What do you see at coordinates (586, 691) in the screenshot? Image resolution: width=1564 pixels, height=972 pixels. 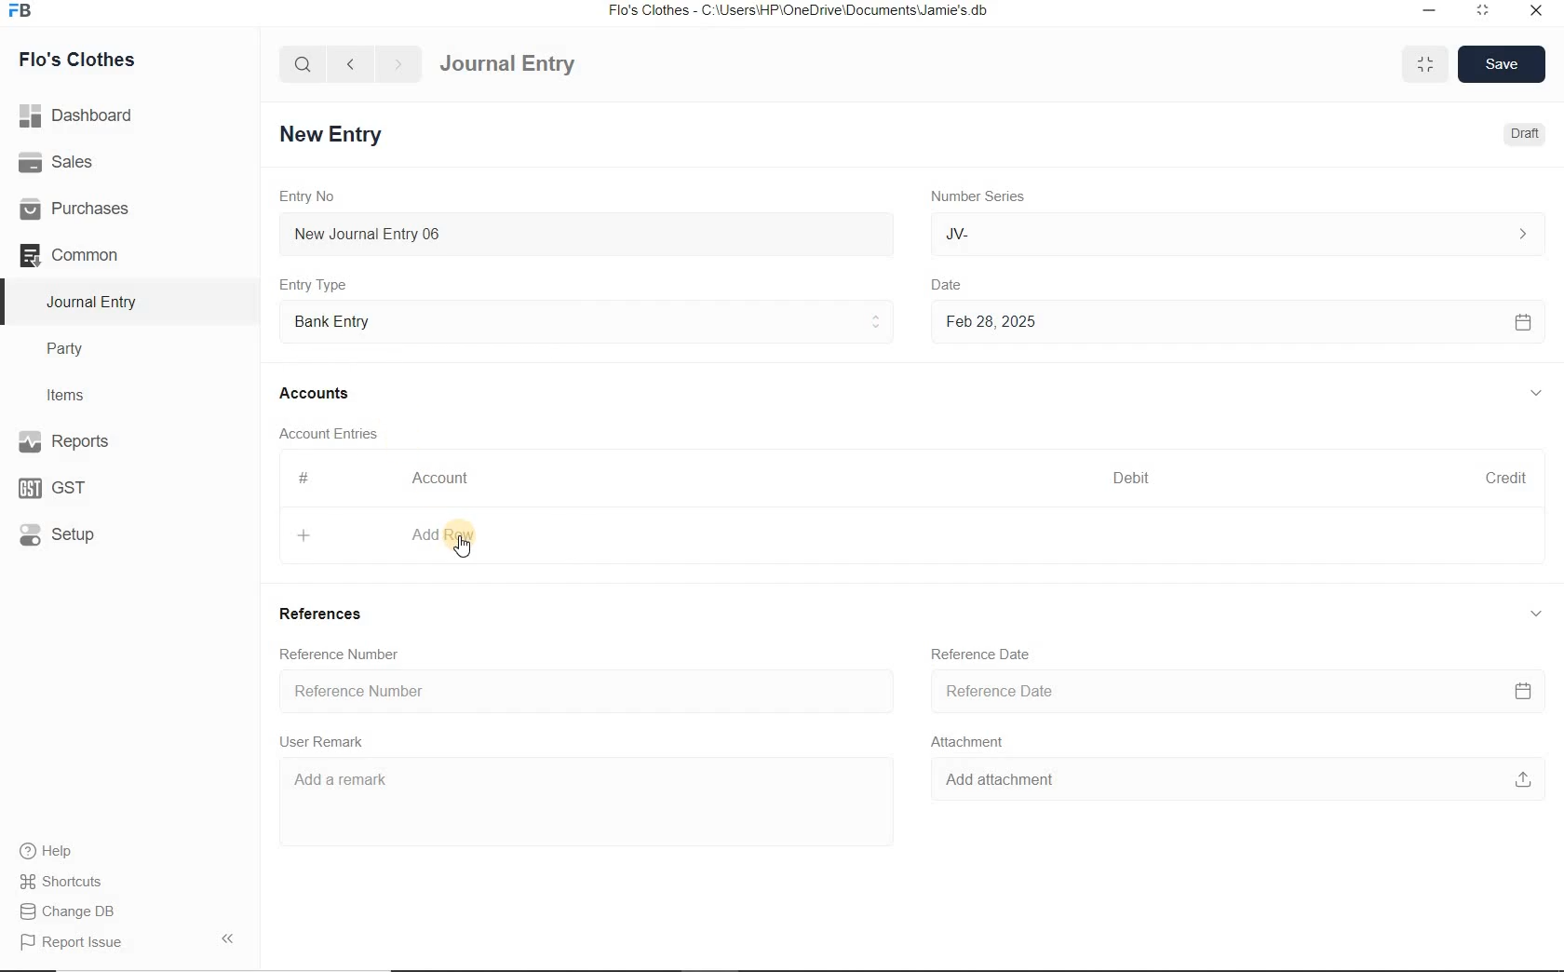 I see `Reference Number` at bounding box center [586, 691].